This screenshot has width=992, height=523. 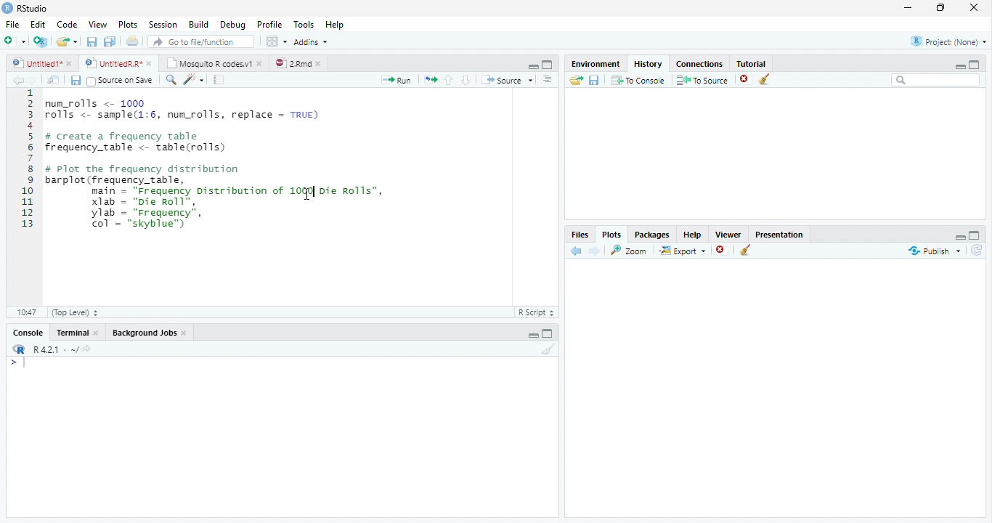 I want to click on Build, so click(x=200, y=24).